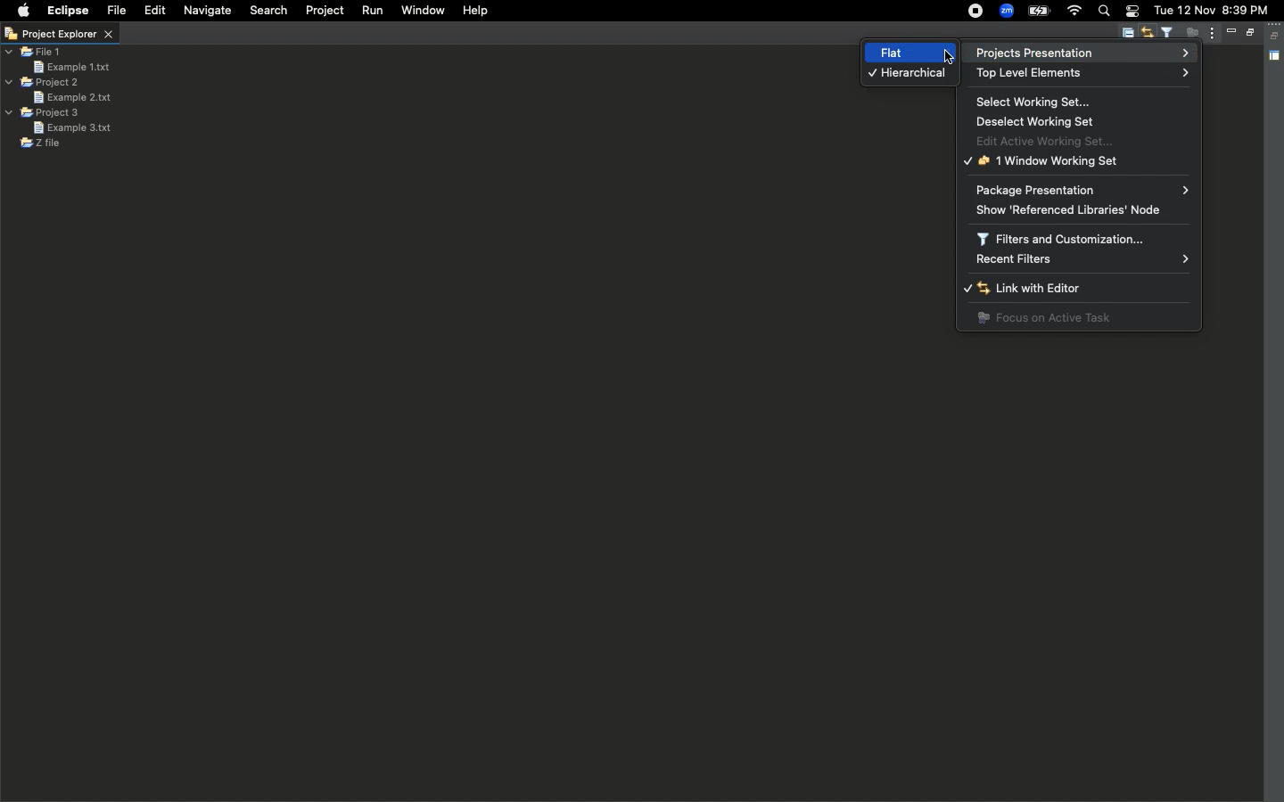 This screenshot has height=802, width=1284. What do you see at coordinates (477, 12) in the screenshot?
I see `Help` at bounding box center [477, 12].